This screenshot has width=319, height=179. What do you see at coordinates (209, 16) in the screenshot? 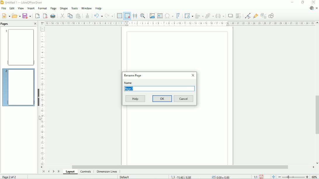
I see `Arrange` at bounding box center [209, 16].